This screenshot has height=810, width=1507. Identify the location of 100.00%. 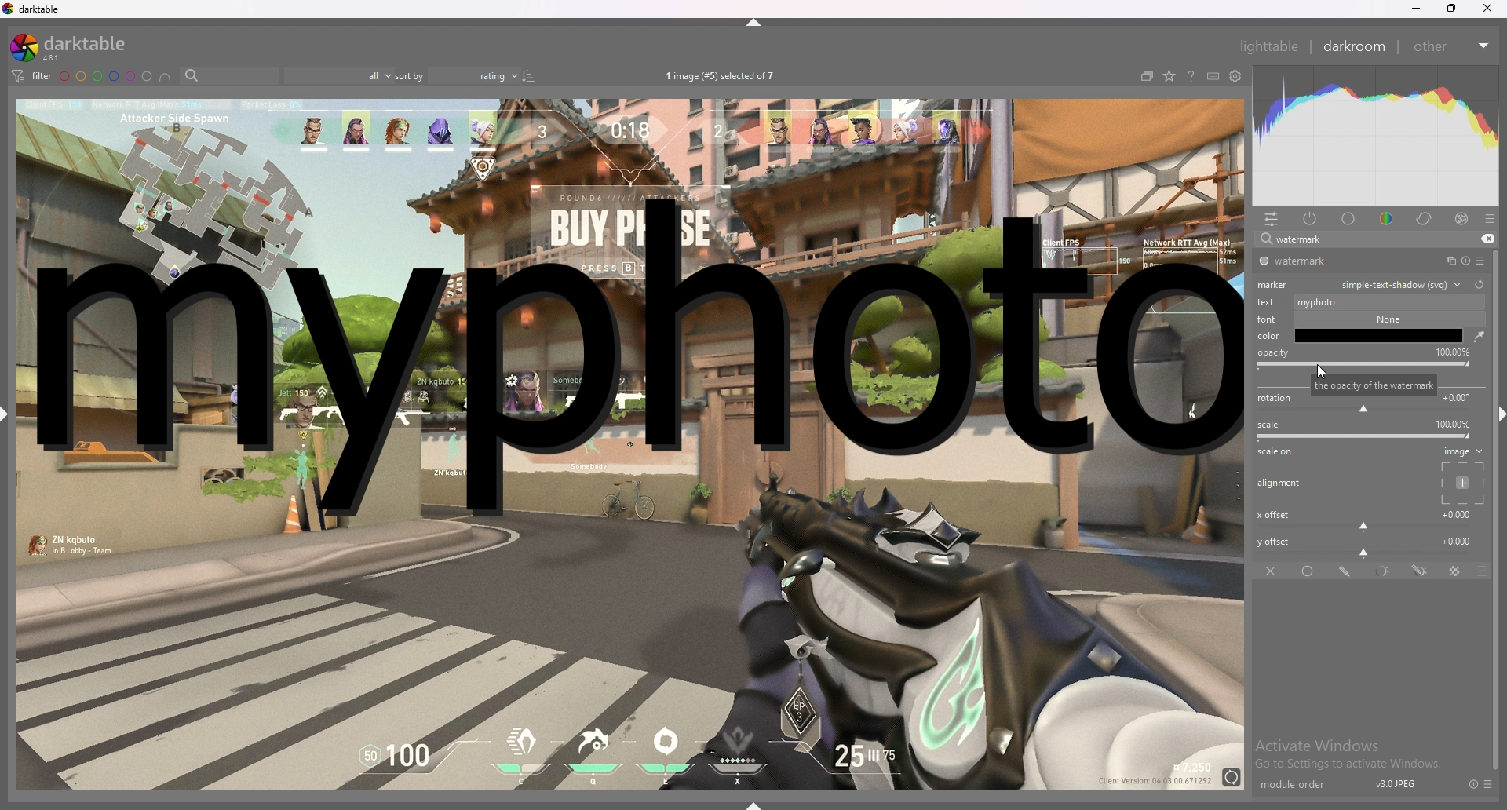
(1448, 352).